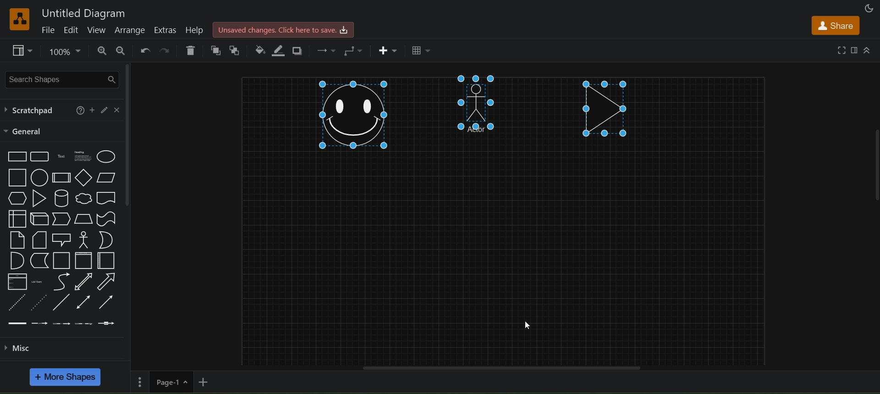  What do you see at coordinates (37, 239) in the screenshot?
I see `card` at bounding box center [37, 239].